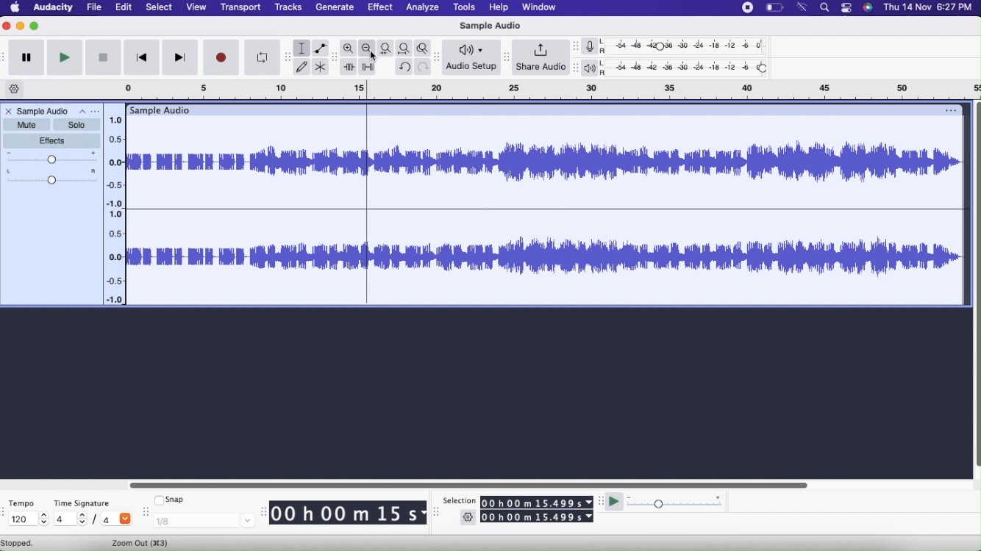  What do you see at coordinates (52, 159) in the screenshot?
I see `Gain Slider` at bounding box center [52, 159].